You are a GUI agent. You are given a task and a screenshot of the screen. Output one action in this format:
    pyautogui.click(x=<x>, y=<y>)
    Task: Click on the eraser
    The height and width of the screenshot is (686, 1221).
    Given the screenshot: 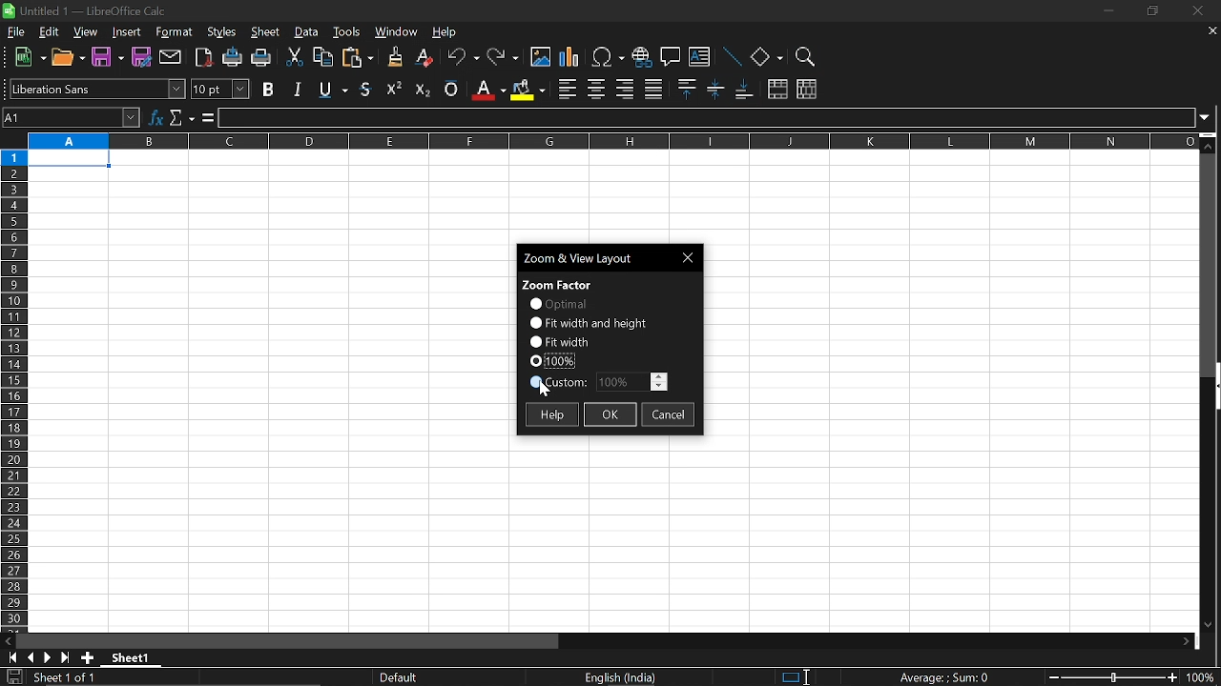 What is the action you would take?
    pyautogui.click(x=425, y=58)
    